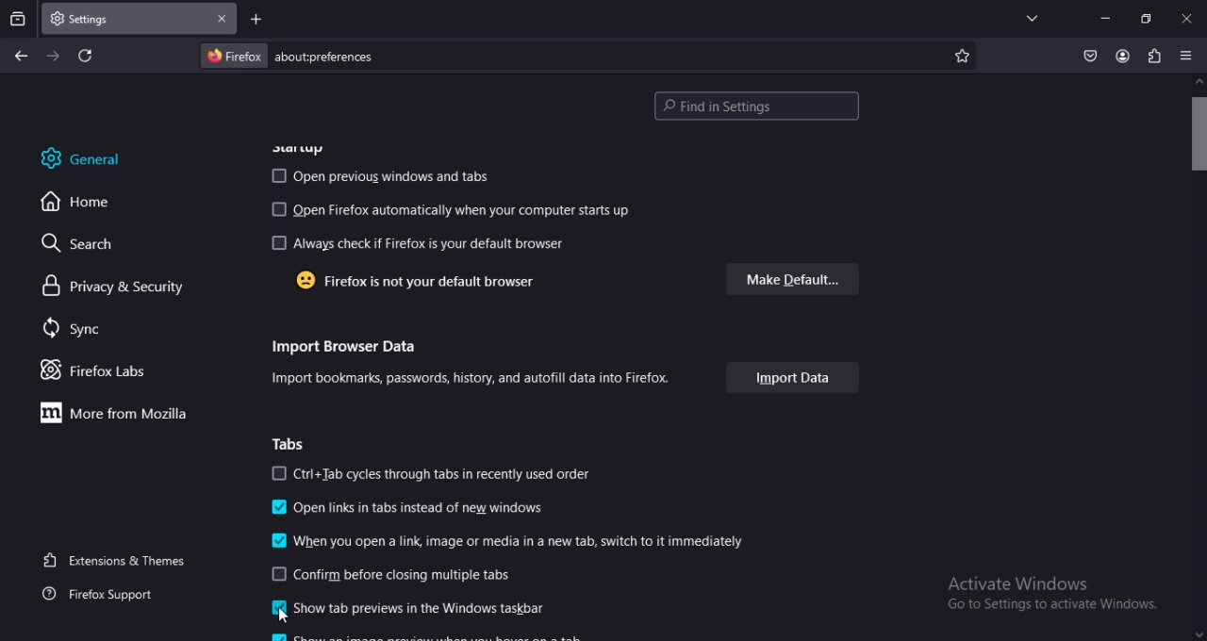 Image resolution: width=1207 pixels, height=641 pixels. I want to click on import data, so click(794, 379).